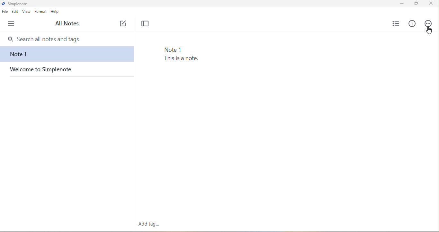 The image size is (439, 232). Describe the element at coordinates (3, 4) in the screenshot. I see `simplenote logo` at that location.